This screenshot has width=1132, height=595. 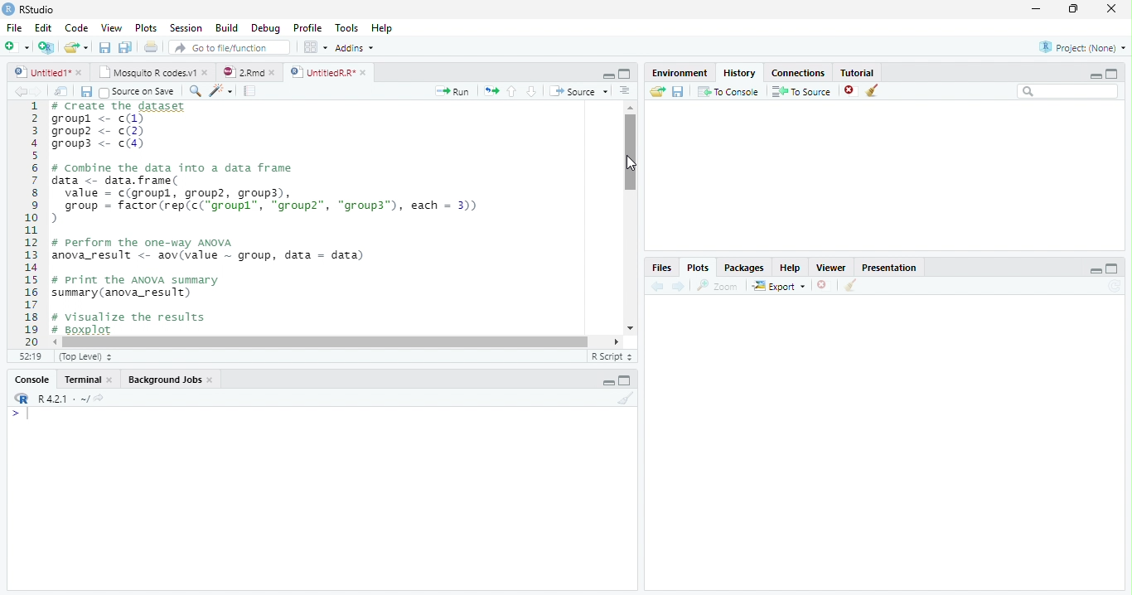 What do you see at coordinates (1068, 92) in the screenshot?
I see `Search` at bounding box center [1068, 92].